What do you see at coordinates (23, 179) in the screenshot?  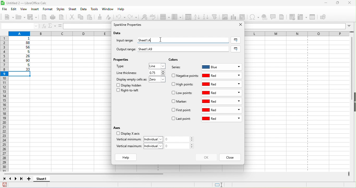 I see `scroll to last sheet` at bounding box center [23, 179].